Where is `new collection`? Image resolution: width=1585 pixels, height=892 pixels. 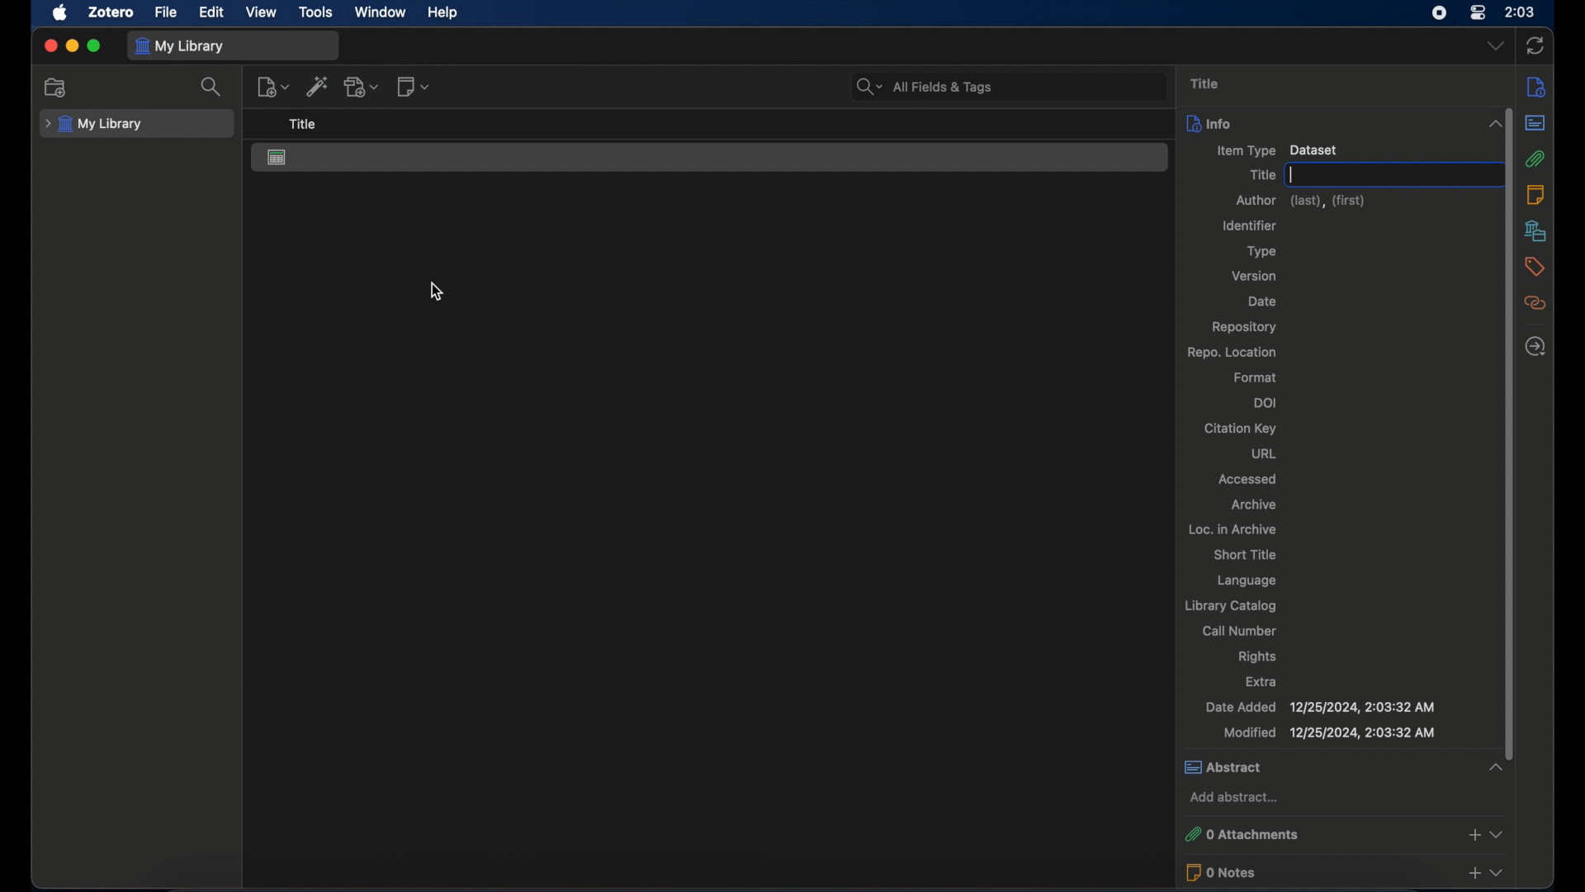 new collection is located at coordinates (56, 88).